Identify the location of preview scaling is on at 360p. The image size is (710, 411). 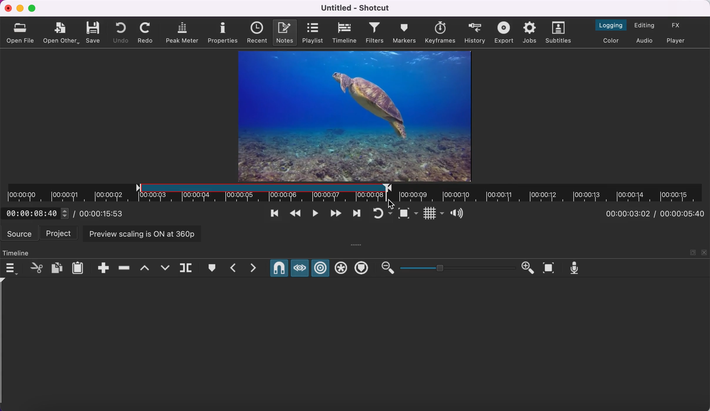
(142, 234).